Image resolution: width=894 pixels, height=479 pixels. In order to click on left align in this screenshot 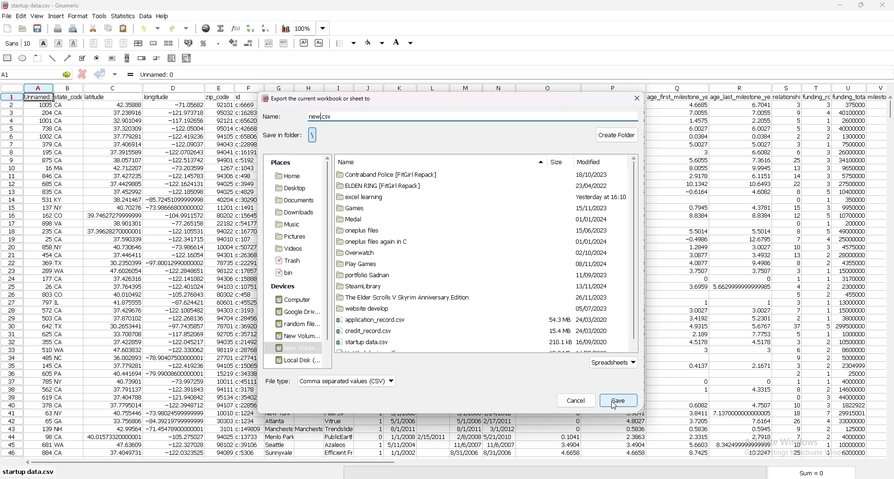, I will do `click(94, 43)`.